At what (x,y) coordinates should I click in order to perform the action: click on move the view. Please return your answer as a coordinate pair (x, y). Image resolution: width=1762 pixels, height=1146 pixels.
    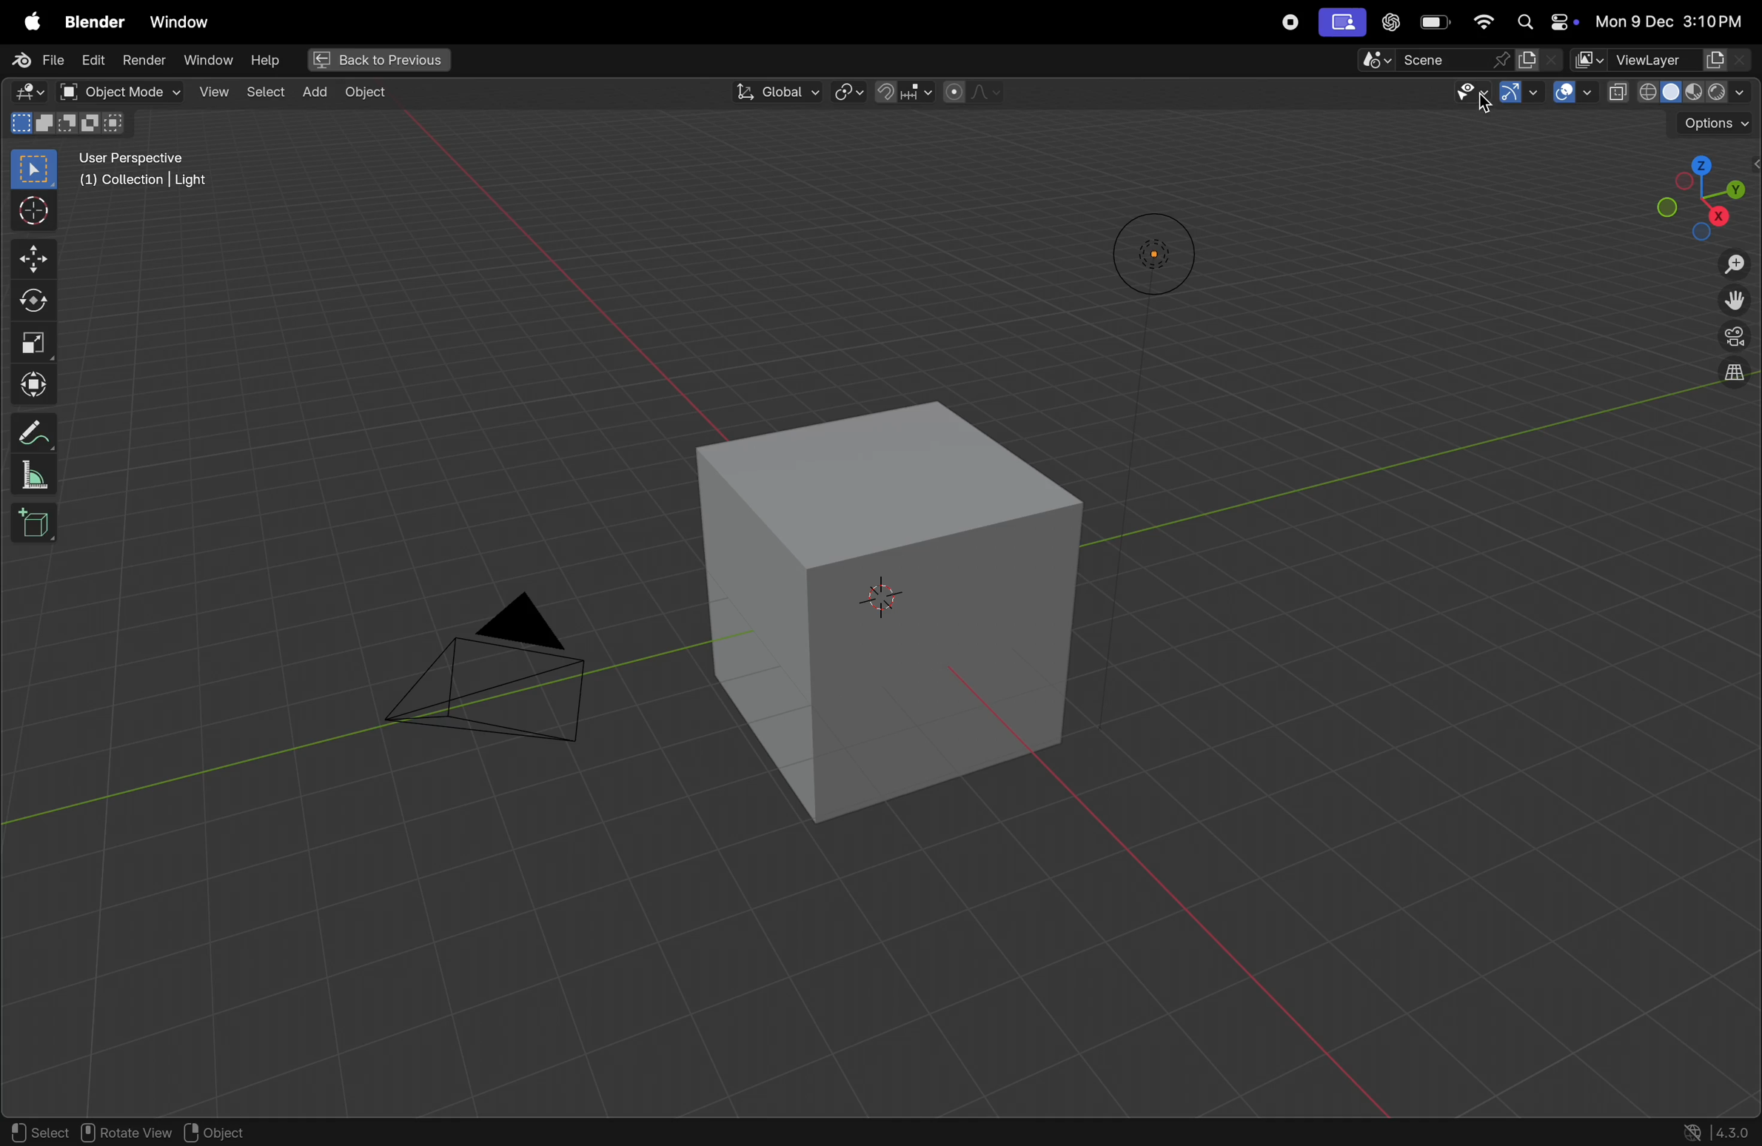
    Looking at the image, I should click on (1735, 302).